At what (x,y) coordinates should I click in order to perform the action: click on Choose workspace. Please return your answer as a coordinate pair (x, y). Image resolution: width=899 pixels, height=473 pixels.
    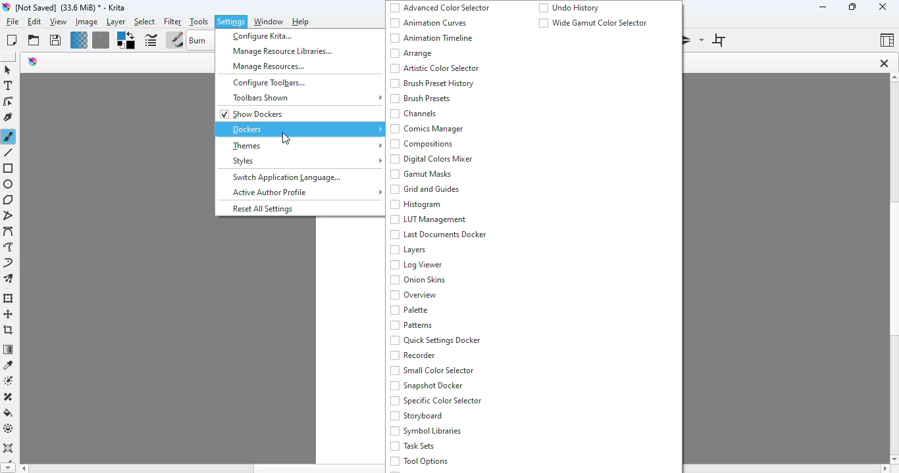
    Looking at the image, I should click on (887, 39).